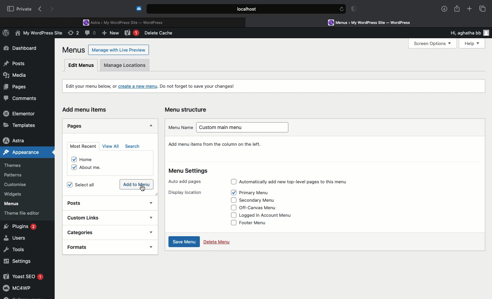  Describe the element at coordinates (68, 184) in the screenshot. I see `checkbox` at that location.